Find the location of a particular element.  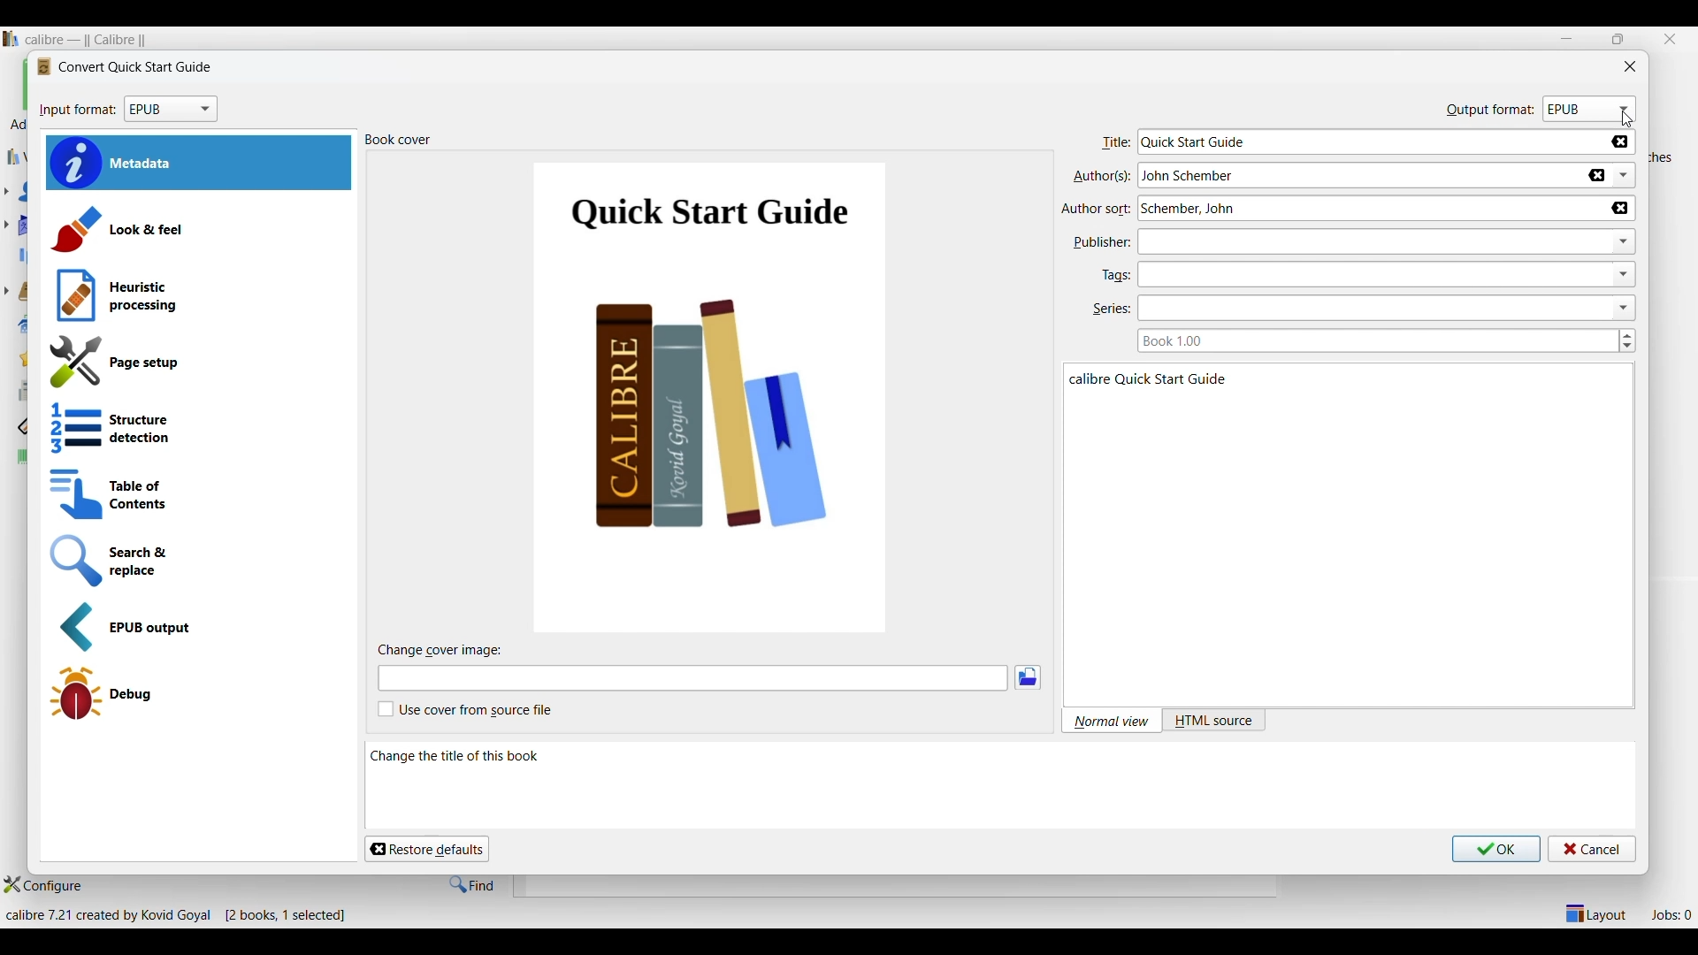

Configure is located at coordinates (42, 885).